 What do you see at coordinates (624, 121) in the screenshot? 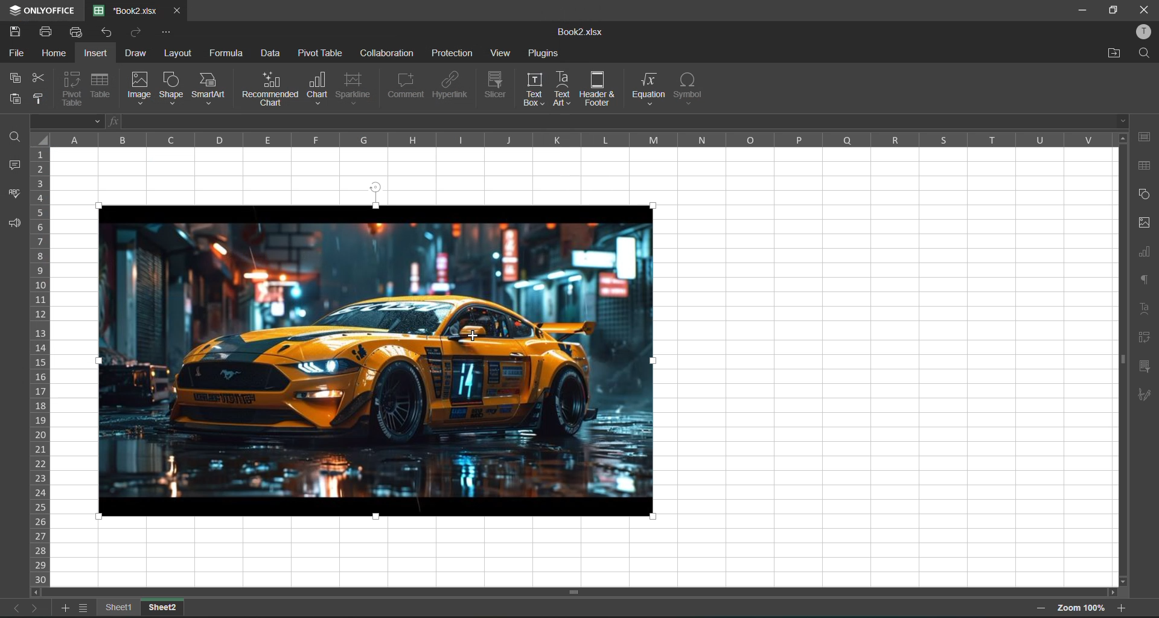
I see `formula bar` at bounding box center [624, 121].